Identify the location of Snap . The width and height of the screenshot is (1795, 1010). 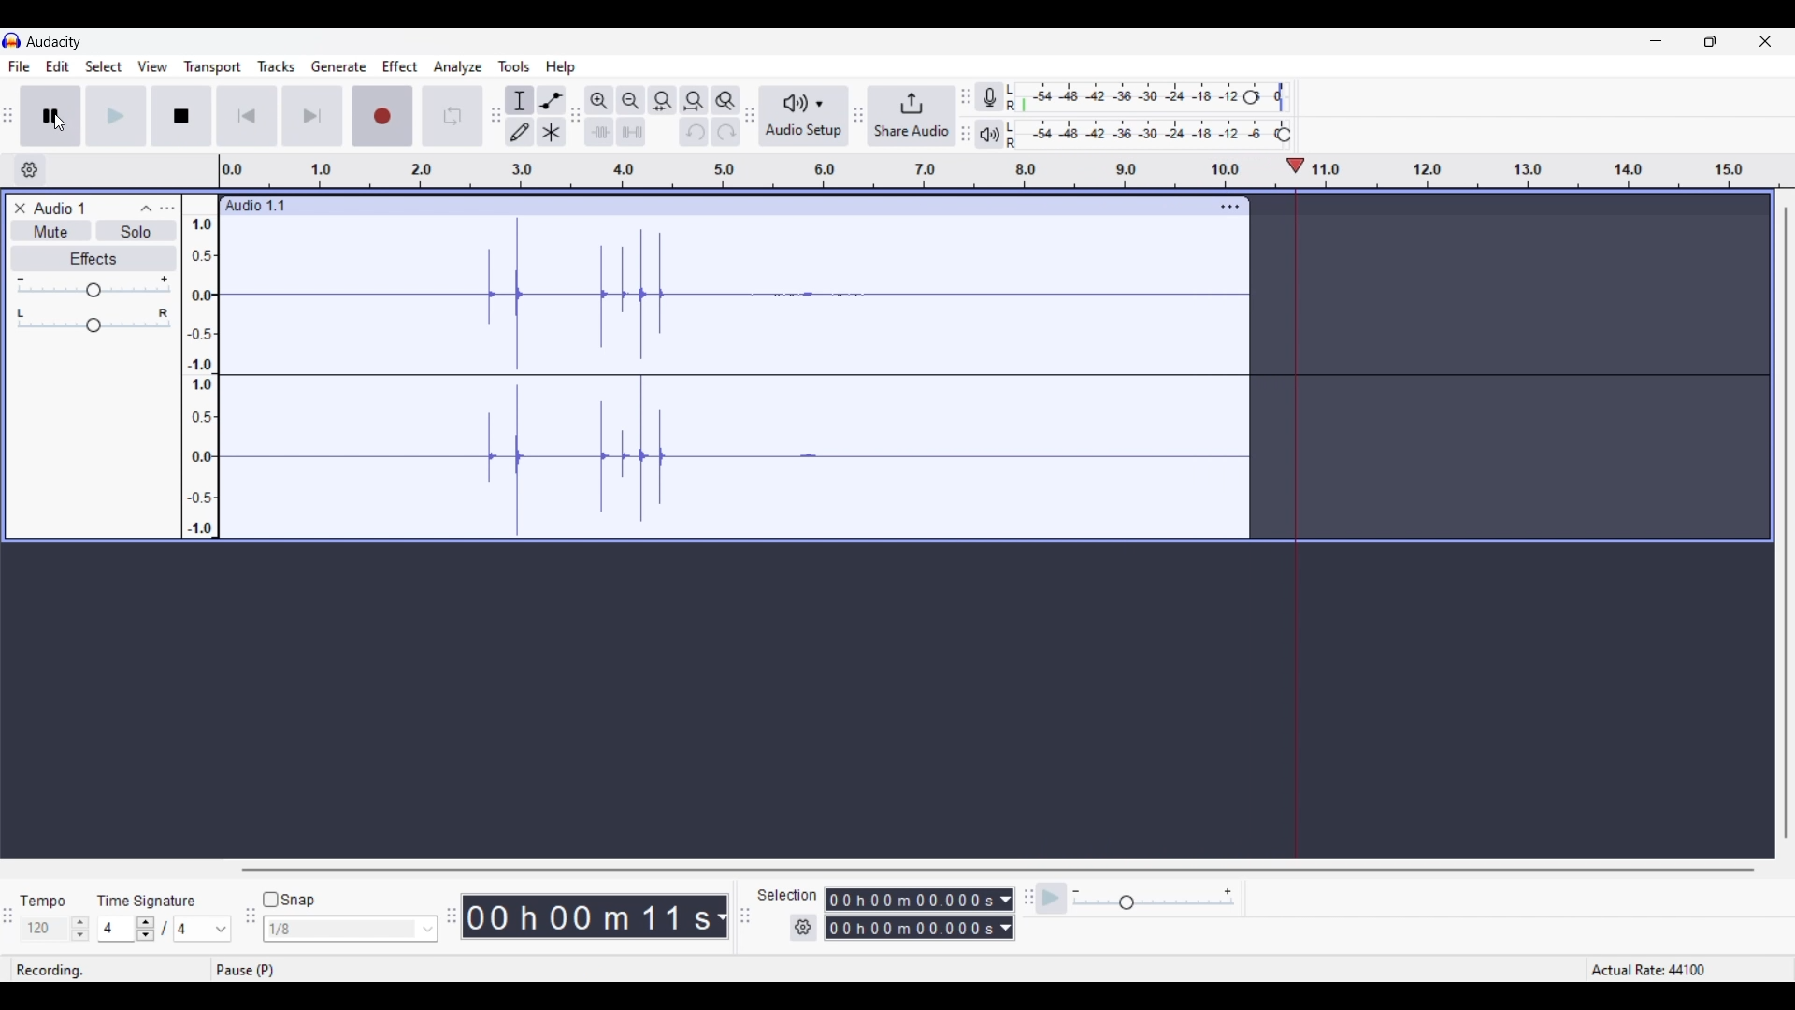
(289, 901).